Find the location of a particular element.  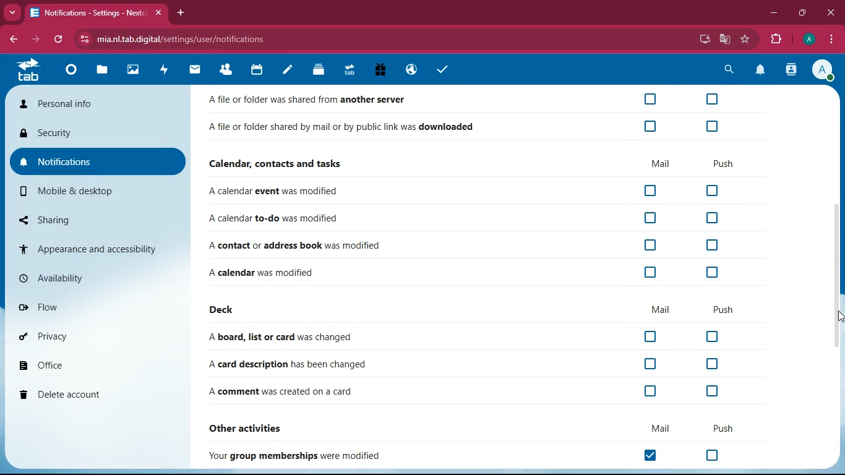

public is located at coordinates (410, 71).